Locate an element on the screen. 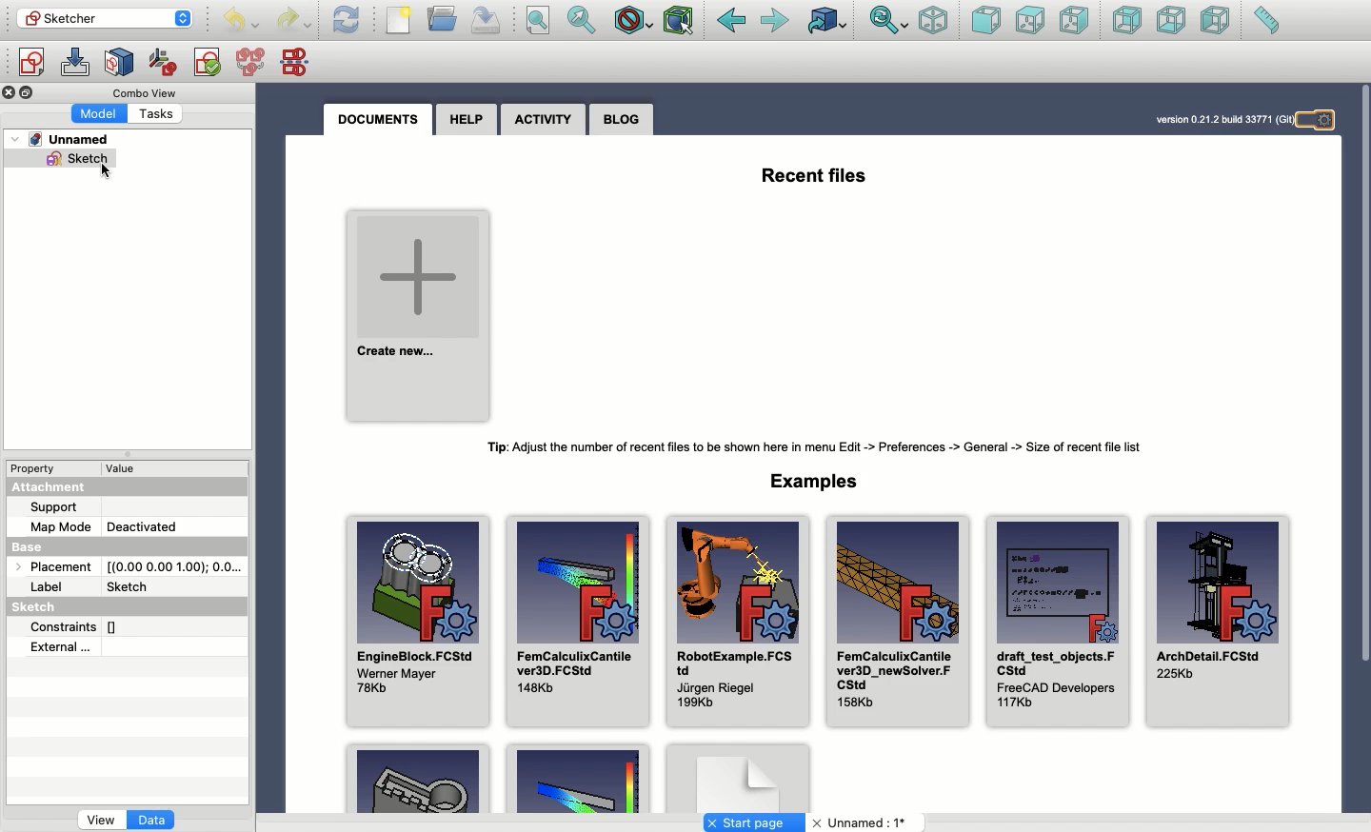 This screenshot has height=832, width=1371. Back is located at coordinates (731, 21).